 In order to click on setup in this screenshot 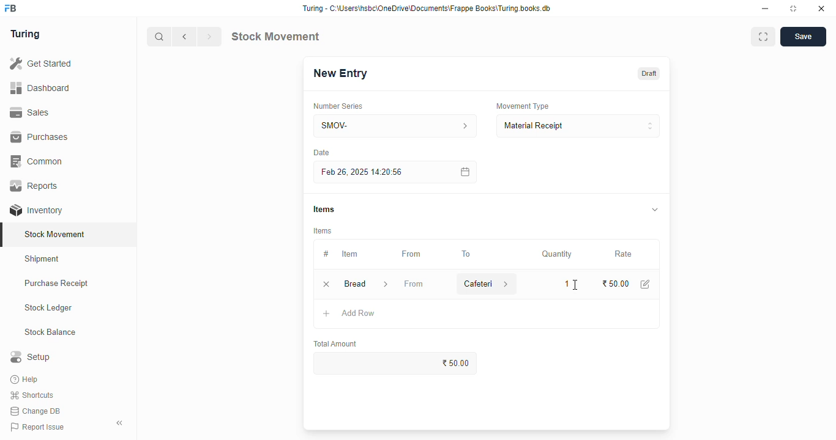, I will do `click(30, 356)`.